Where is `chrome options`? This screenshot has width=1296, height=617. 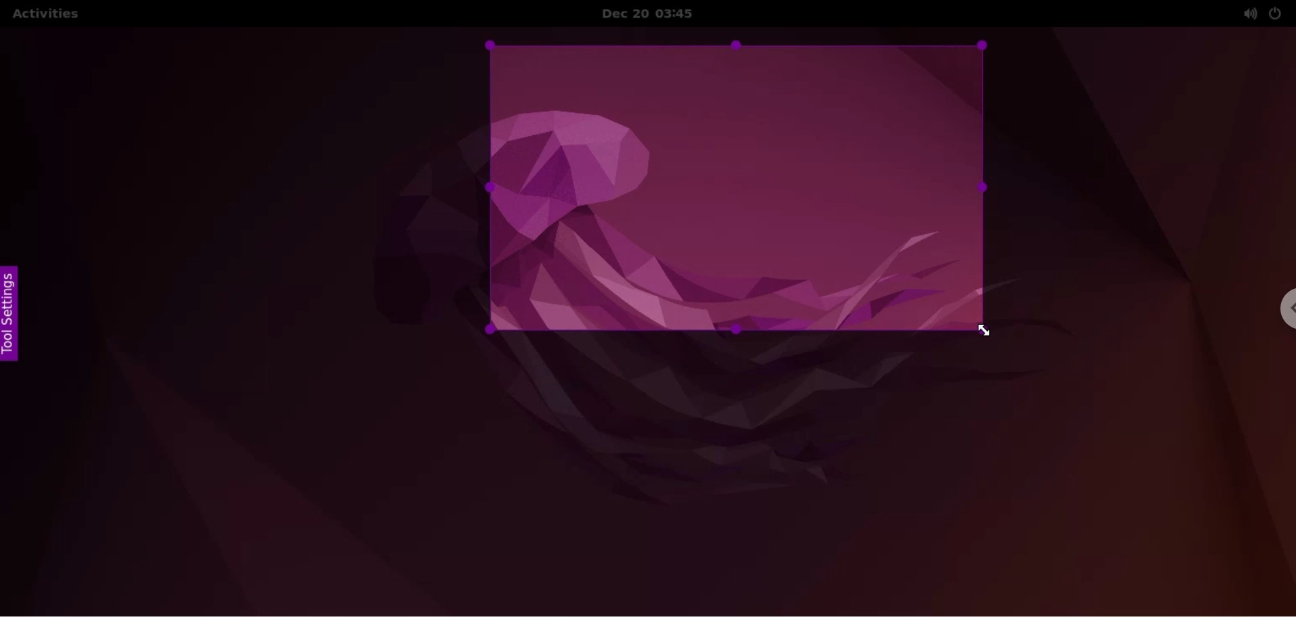 chrome options is located at coordinates (1279, 312).